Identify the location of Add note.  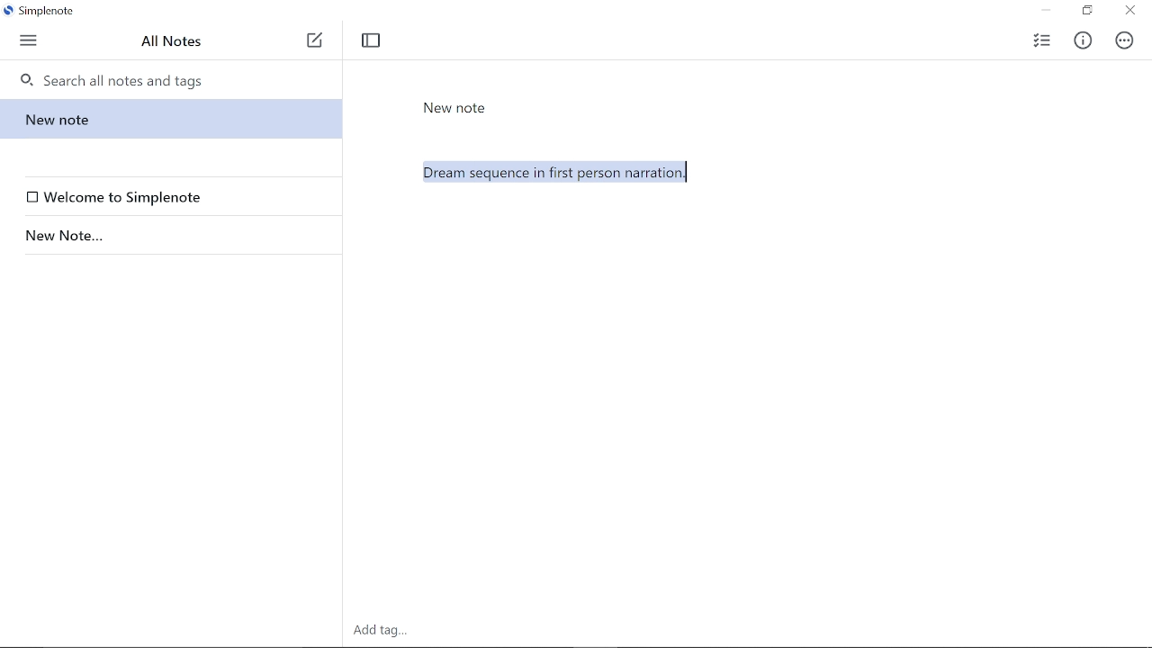
(315, 40).